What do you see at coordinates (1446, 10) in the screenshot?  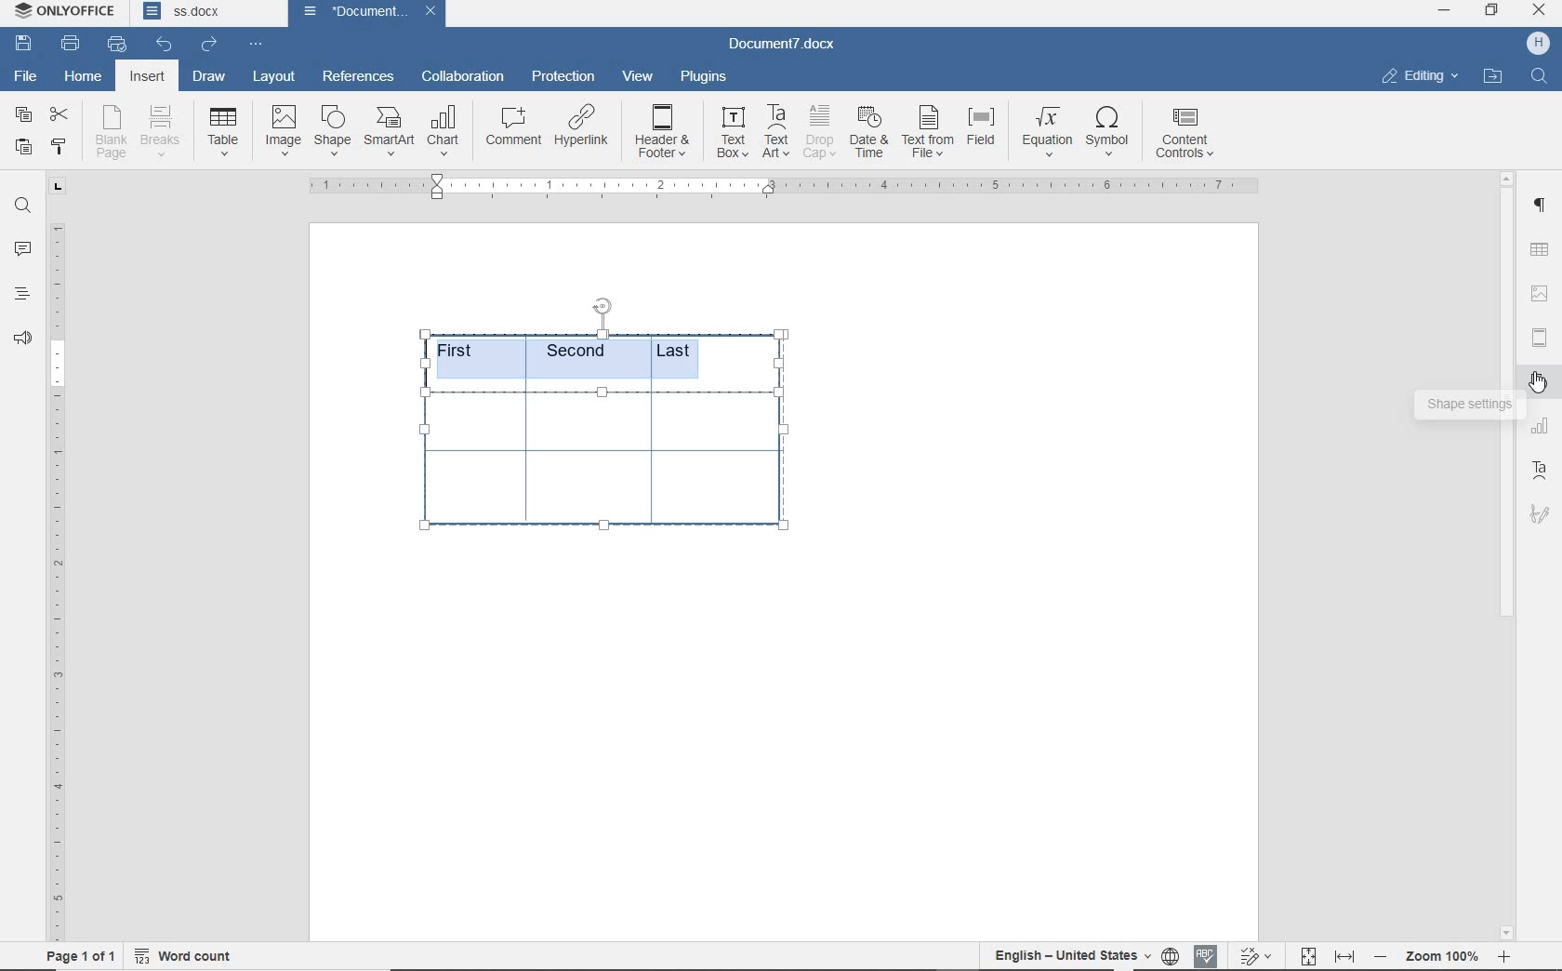 I see `MINIMIZE` at bounding box center [1446, 10].